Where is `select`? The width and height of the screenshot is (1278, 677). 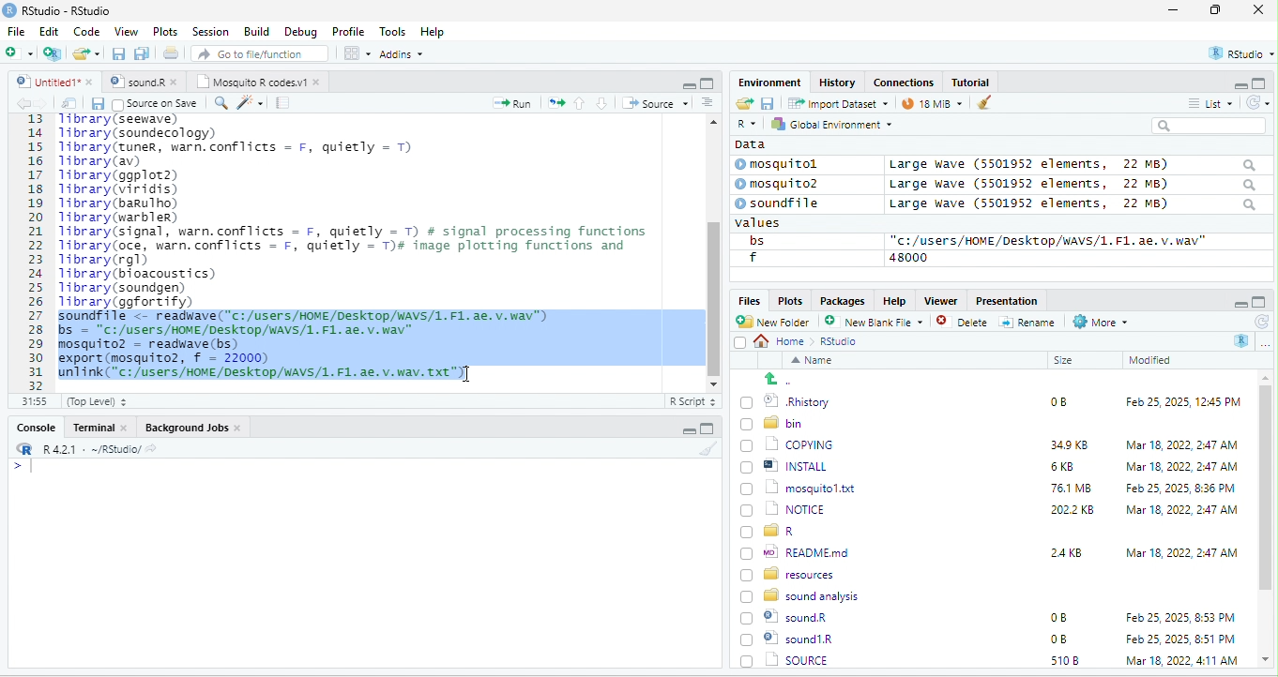
select is located at coordinates (742, 346).